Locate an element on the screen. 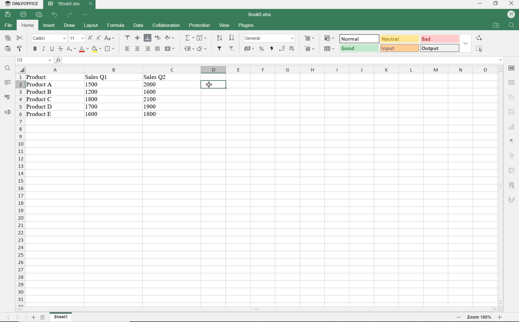 The width and height of the screenshot is (519, 322). shape is located at coordinates (512, 96).